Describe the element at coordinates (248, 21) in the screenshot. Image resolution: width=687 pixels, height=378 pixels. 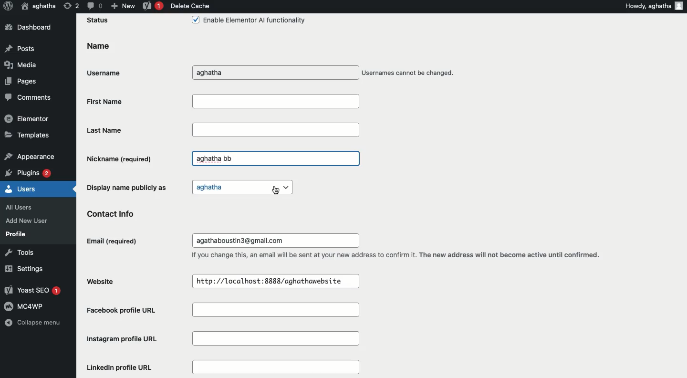
I see `Enable Elementor Al functionality` at that location.